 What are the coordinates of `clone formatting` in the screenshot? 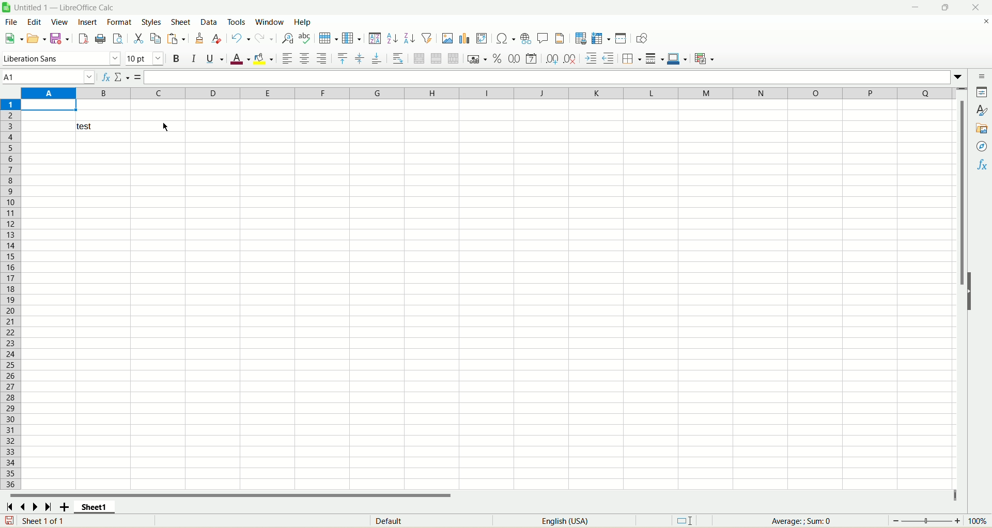 It's located at (199, 38).